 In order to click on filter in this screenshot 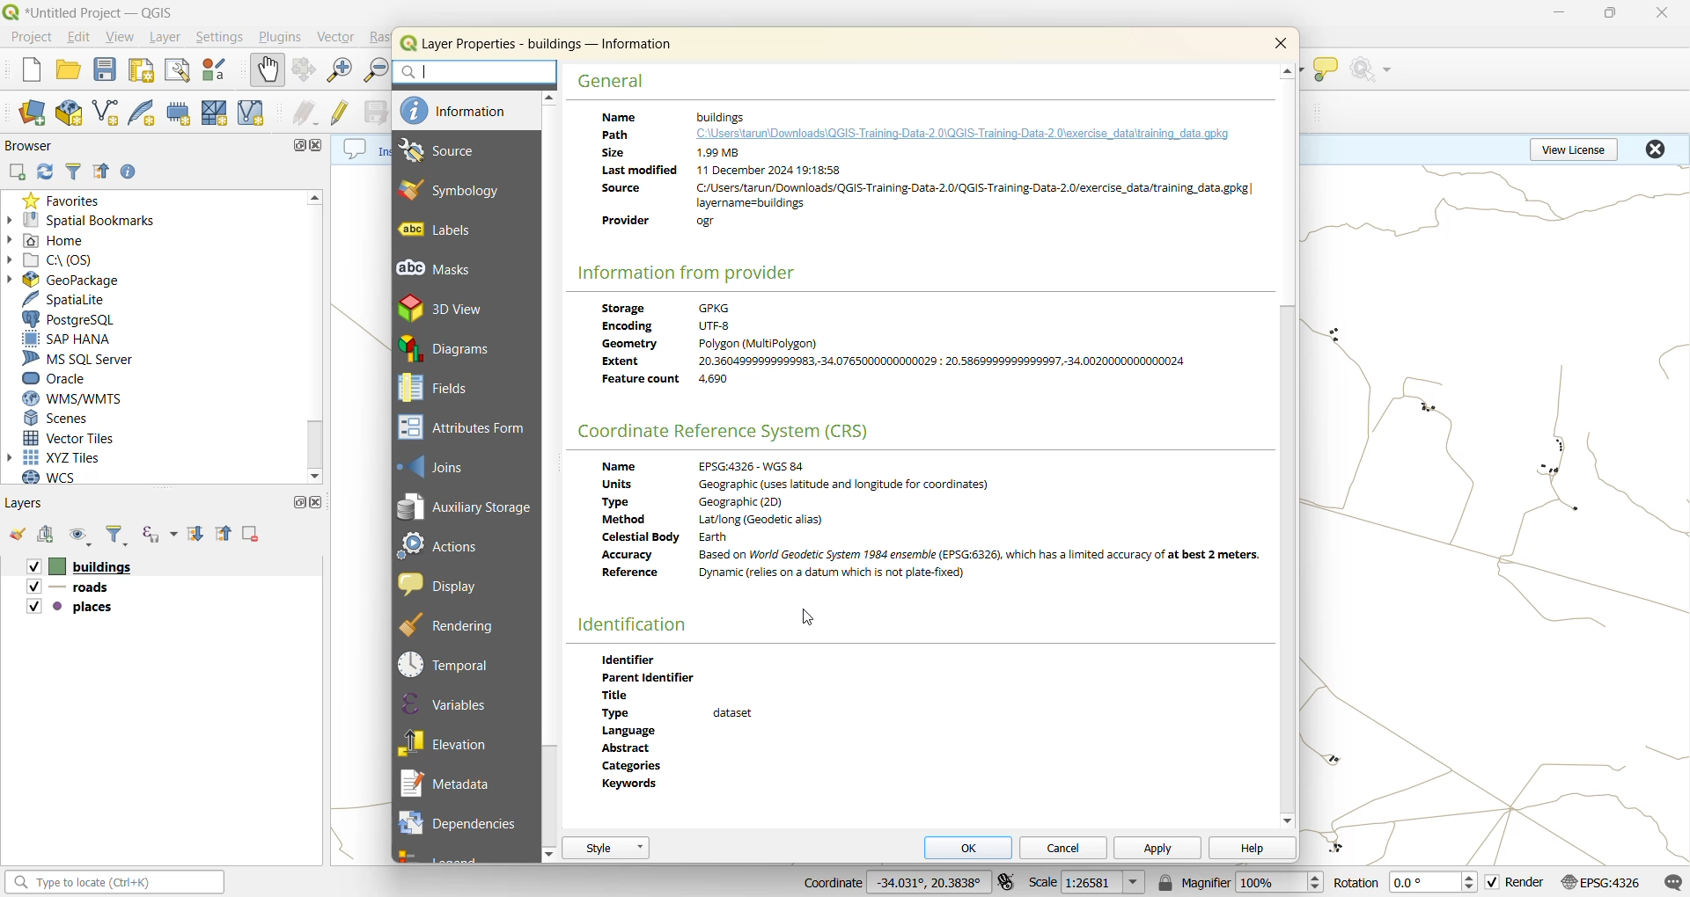, I will do `click(119, 537)`.